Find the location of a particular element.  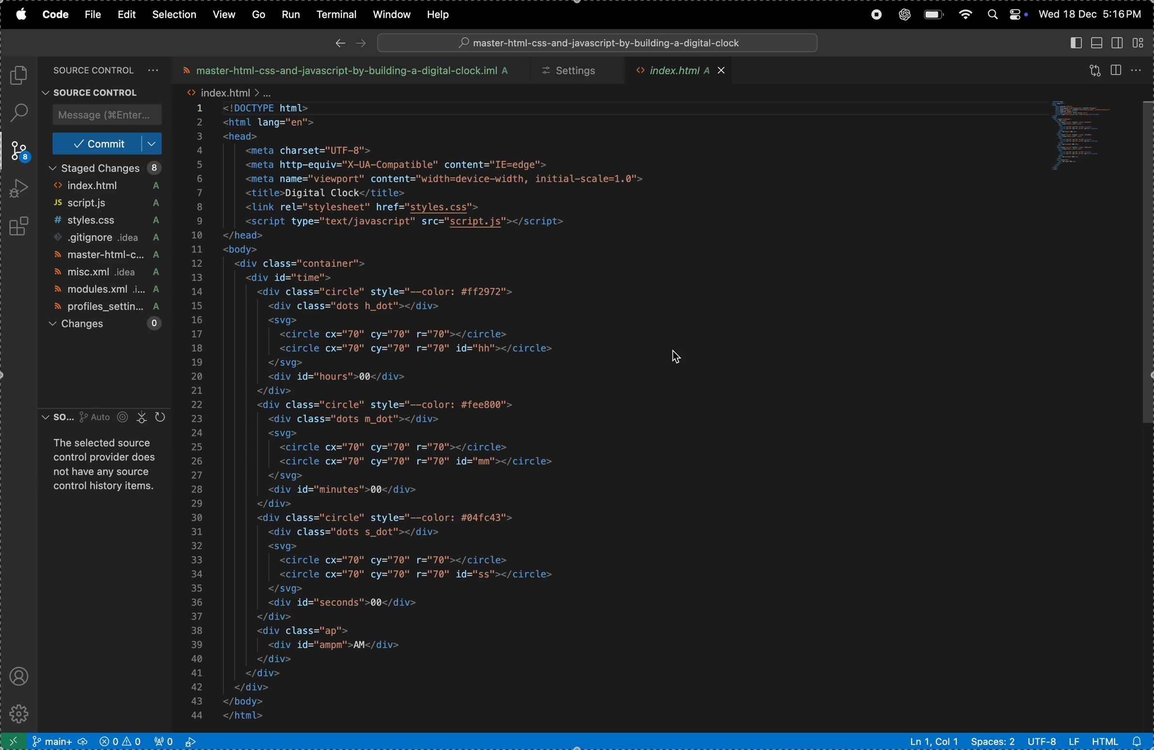

master file is located at coordinates (106, 255).